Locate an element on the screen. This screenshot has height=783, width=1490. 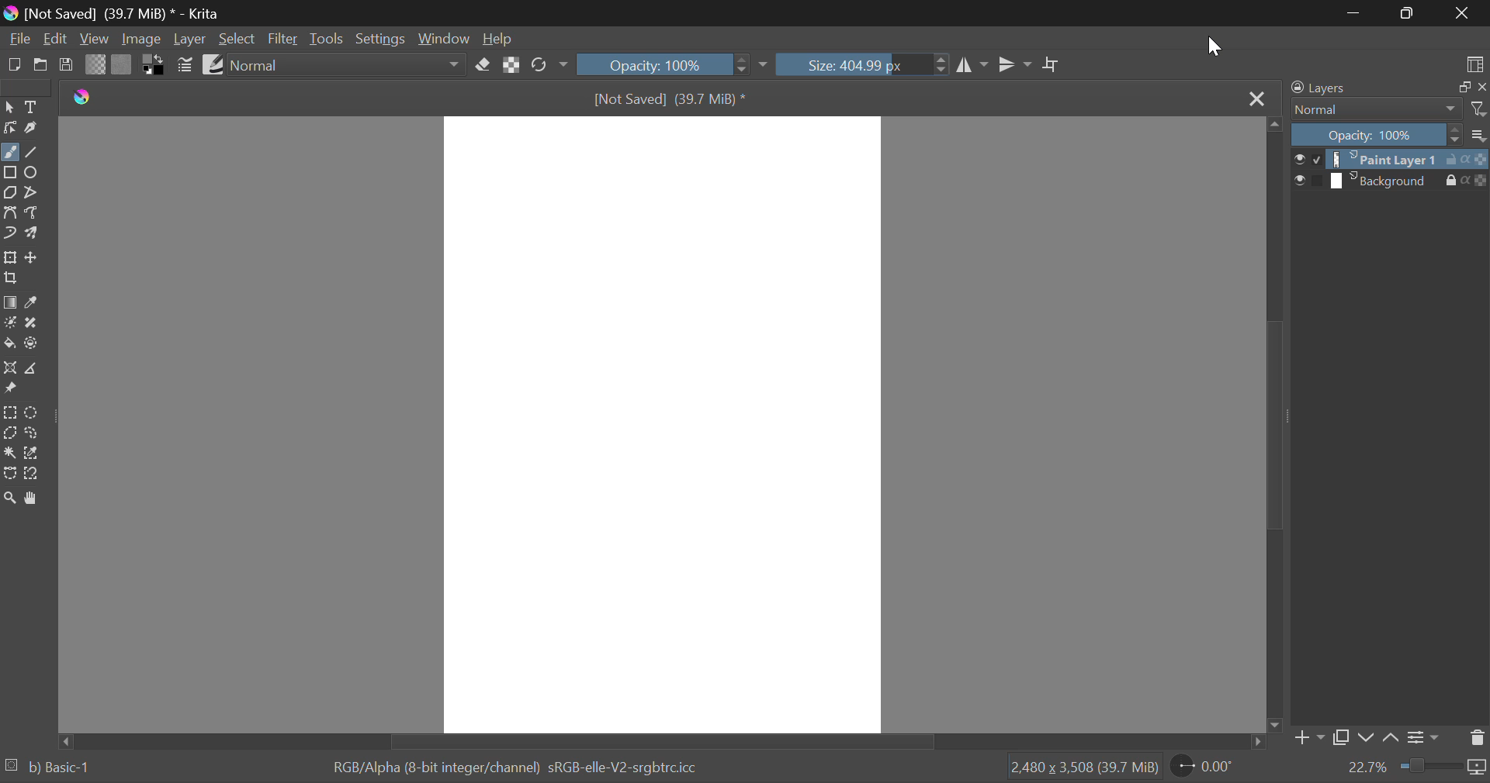
Blending Mode is located at coordinates (346, 64).